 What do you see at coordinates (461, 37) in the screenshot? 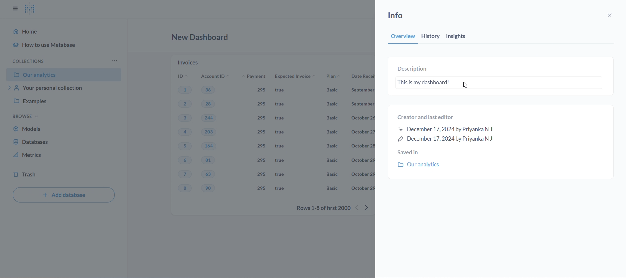
I see `insights` at bounding box center [461, 37].